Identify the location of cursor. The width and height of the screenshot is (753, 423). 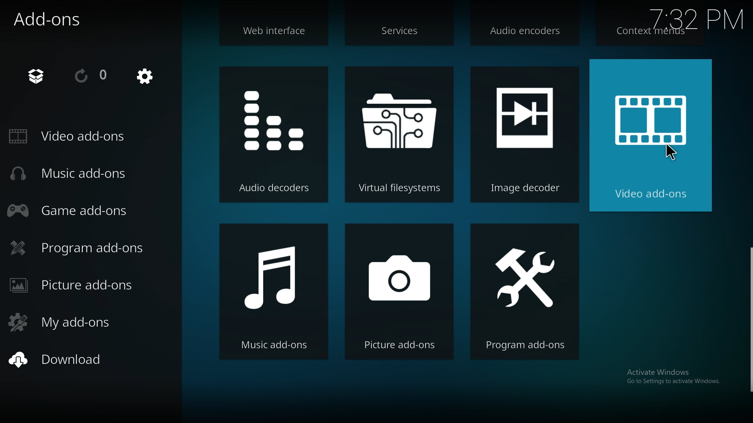
(669, 153).